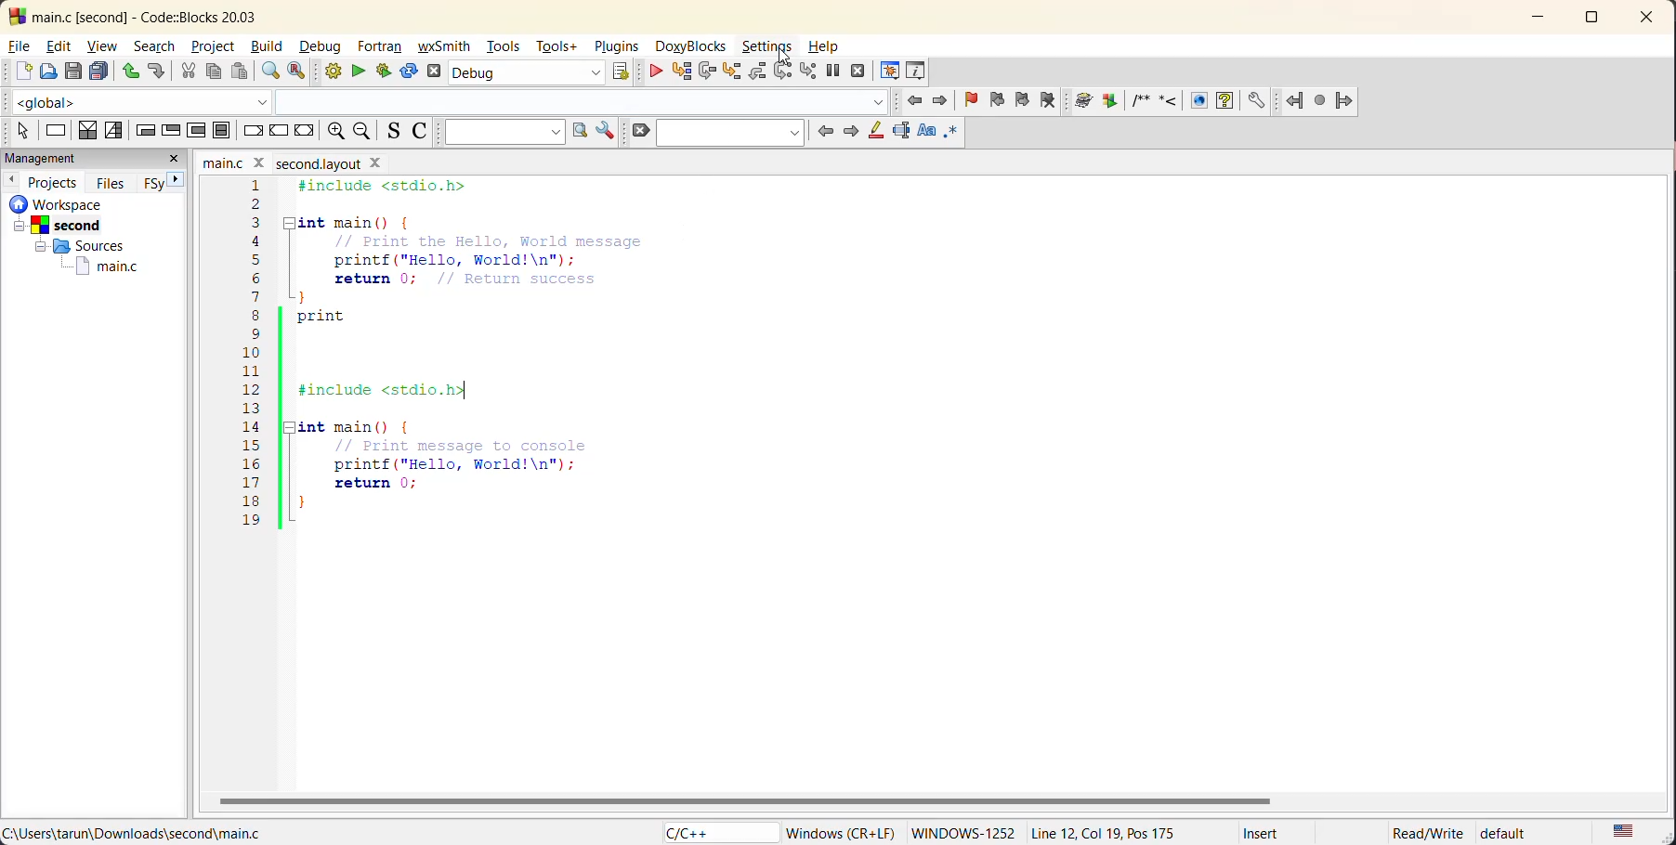 This screenshot has width=1676, height=845. I want to click on code completion compiler, so click(449, 101).